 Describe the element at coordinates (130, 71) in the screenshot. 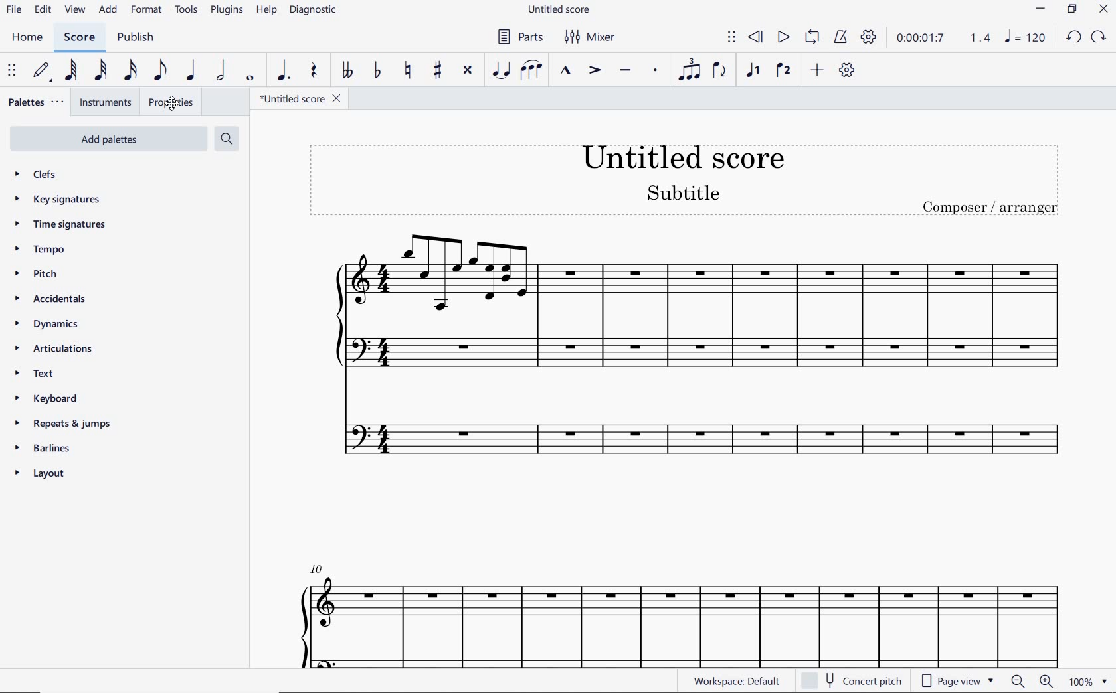

I see `16TH NOTE` at that location.